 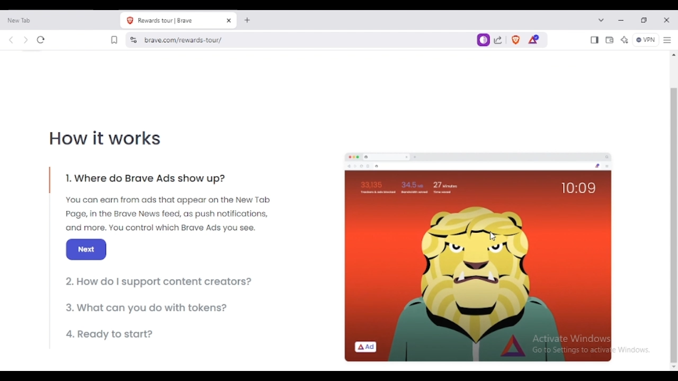 What do you see at coordinates (478, 260) in the screenshot?
I see `brave ads` at bounding box center [478, 260].